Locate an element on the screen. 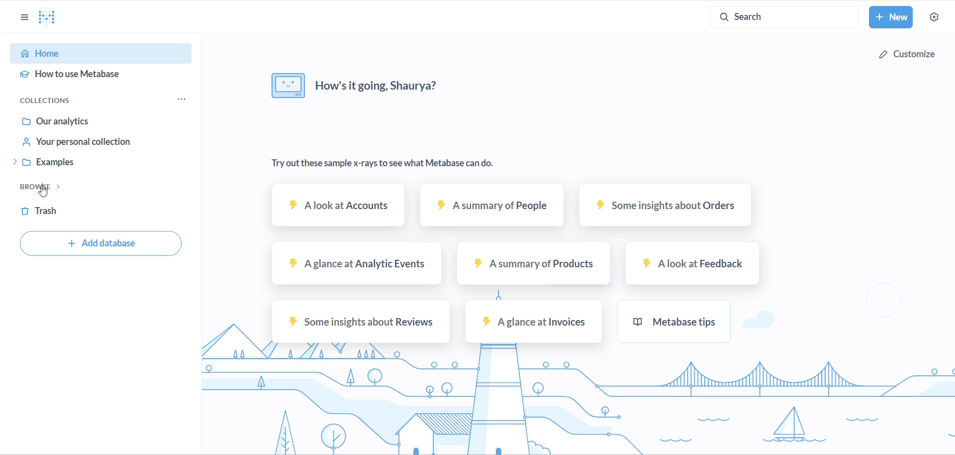  A summary of people text is located at coordinates (499, 209).